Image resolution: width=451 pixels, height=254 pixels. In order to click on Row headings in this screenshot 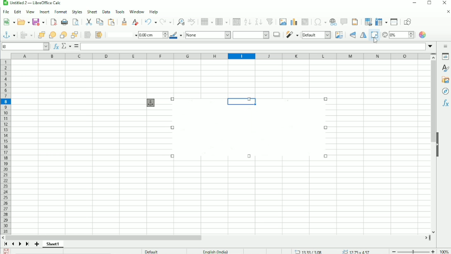, I will do `click(6, 146)`.